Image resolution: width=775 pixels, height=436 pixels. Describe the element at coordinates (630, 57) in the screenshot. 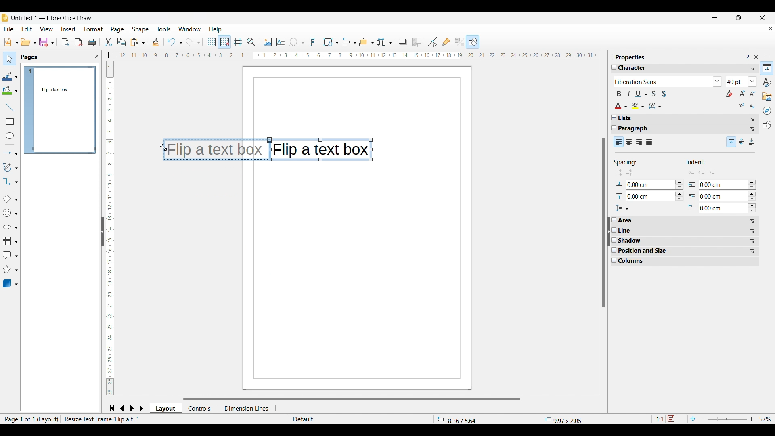

I see `properties` at that location.